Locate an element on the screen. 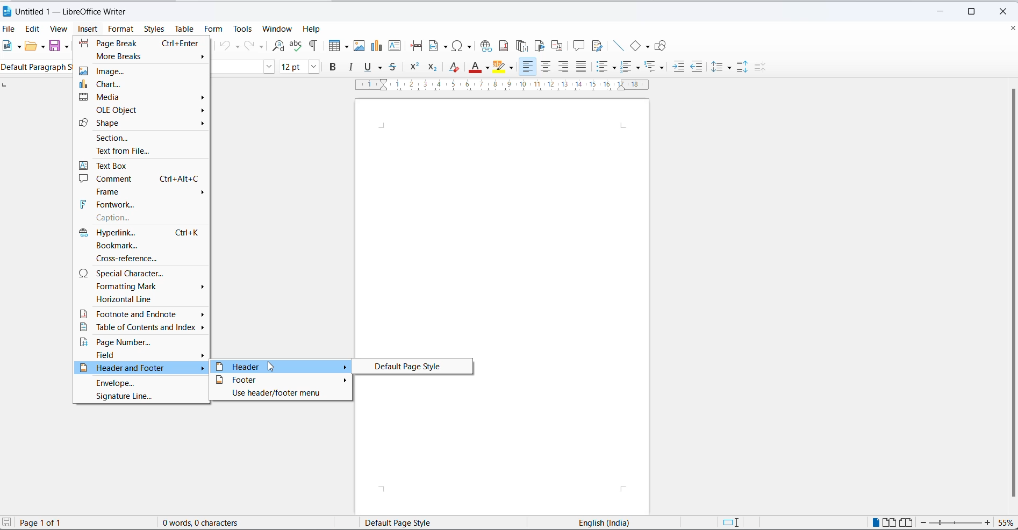 This screenshot has height=530, width=1018. scaling is located at coordinates (511, 88).